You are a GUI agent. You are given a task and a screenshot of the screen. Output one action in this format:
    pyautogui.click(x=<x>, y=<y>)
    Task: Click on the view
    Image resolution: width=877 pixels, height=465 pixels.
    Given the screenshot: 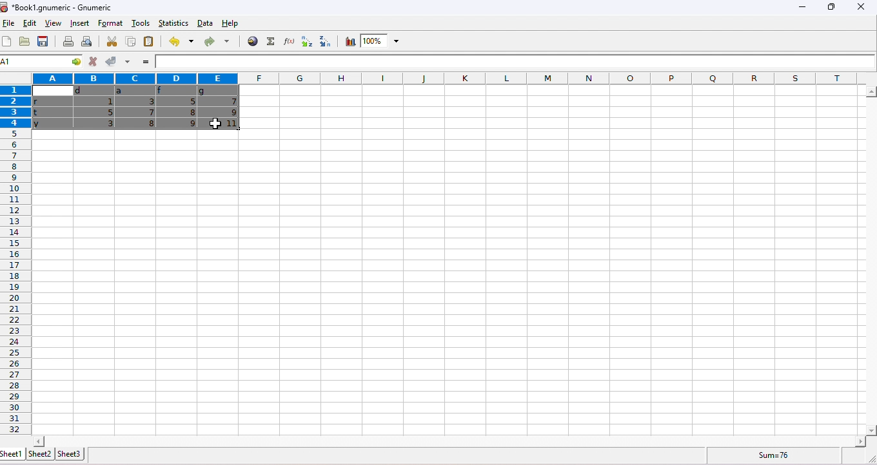 What is the action you would take?
    pyautogui.click(x=52, y=24)
    